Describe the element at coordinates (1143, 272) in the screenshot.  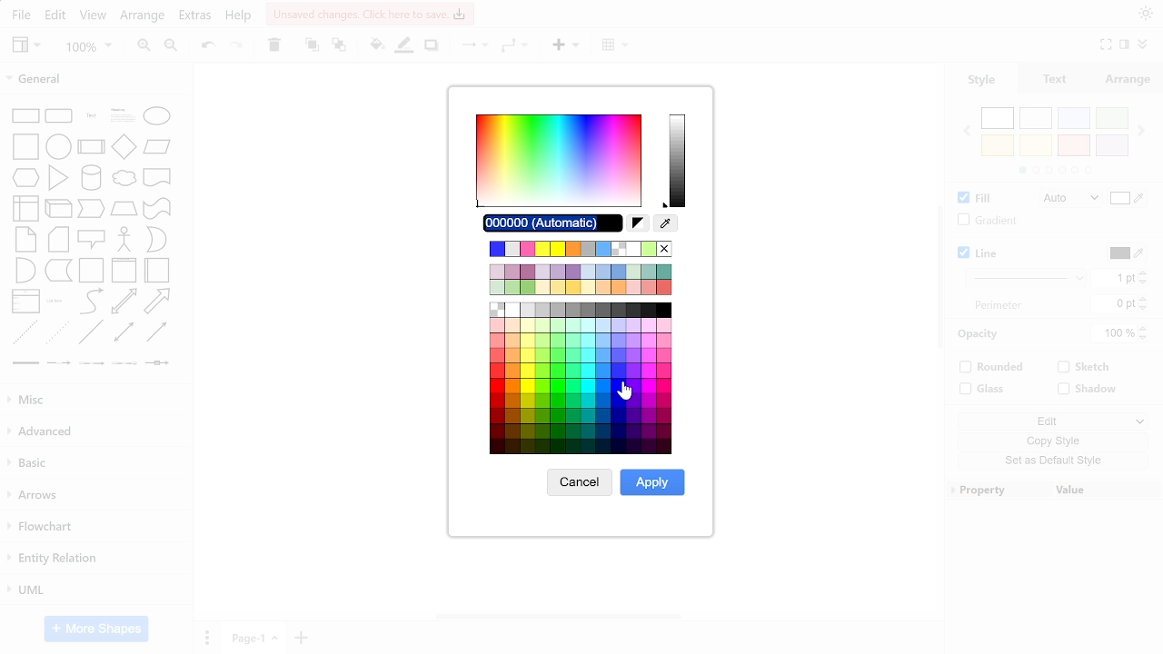
I see `increase line width` at that location.